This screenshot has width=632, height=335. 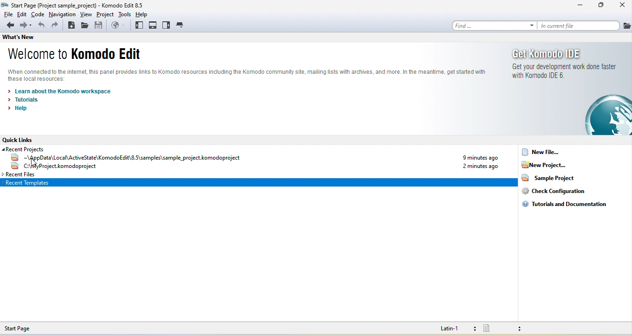 What do you see at coordinates (168, 25) in the screenshot?
I see `right pane` at bounding box center [168, 25].